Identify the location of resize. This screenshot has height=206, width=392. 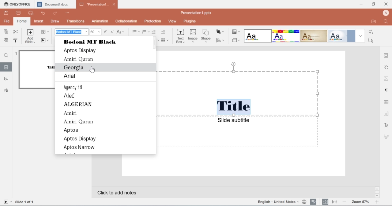
(334, 202).